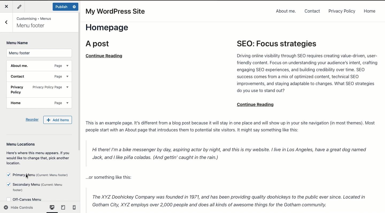 The height and width of the screenshot is (213, 385). Describe the element at coordinates (27, 198) in the screenshot. I see `Off canvas menu` at that location.